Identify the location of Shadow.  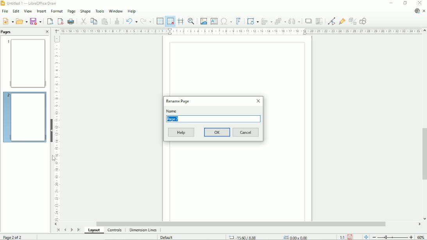
(308, 21).